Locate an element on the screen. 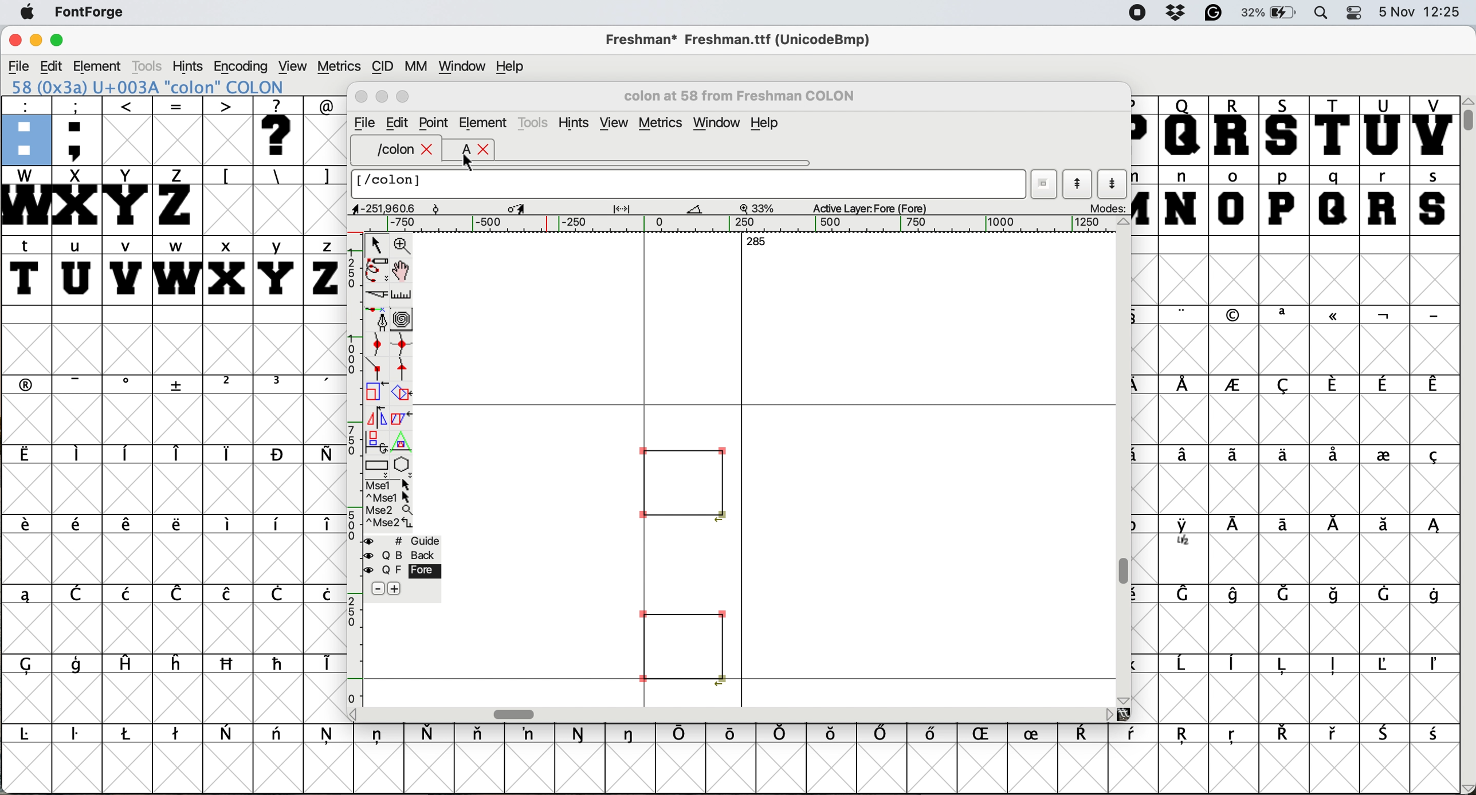 The height and width of the screenshot is (795, 1476). ^Mse is located at coordinates (389, 495).